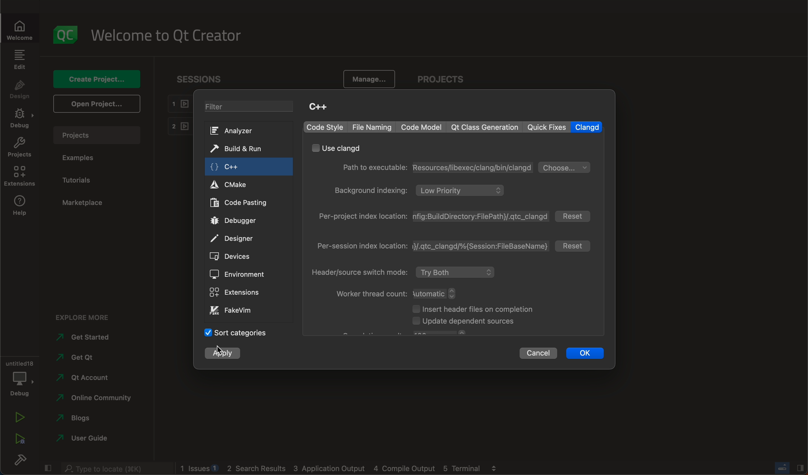 The height and width of the screenshot is (475, 808). Describe the element at coordinates (575, 246) in the screenshot. I see `reset` at that location.